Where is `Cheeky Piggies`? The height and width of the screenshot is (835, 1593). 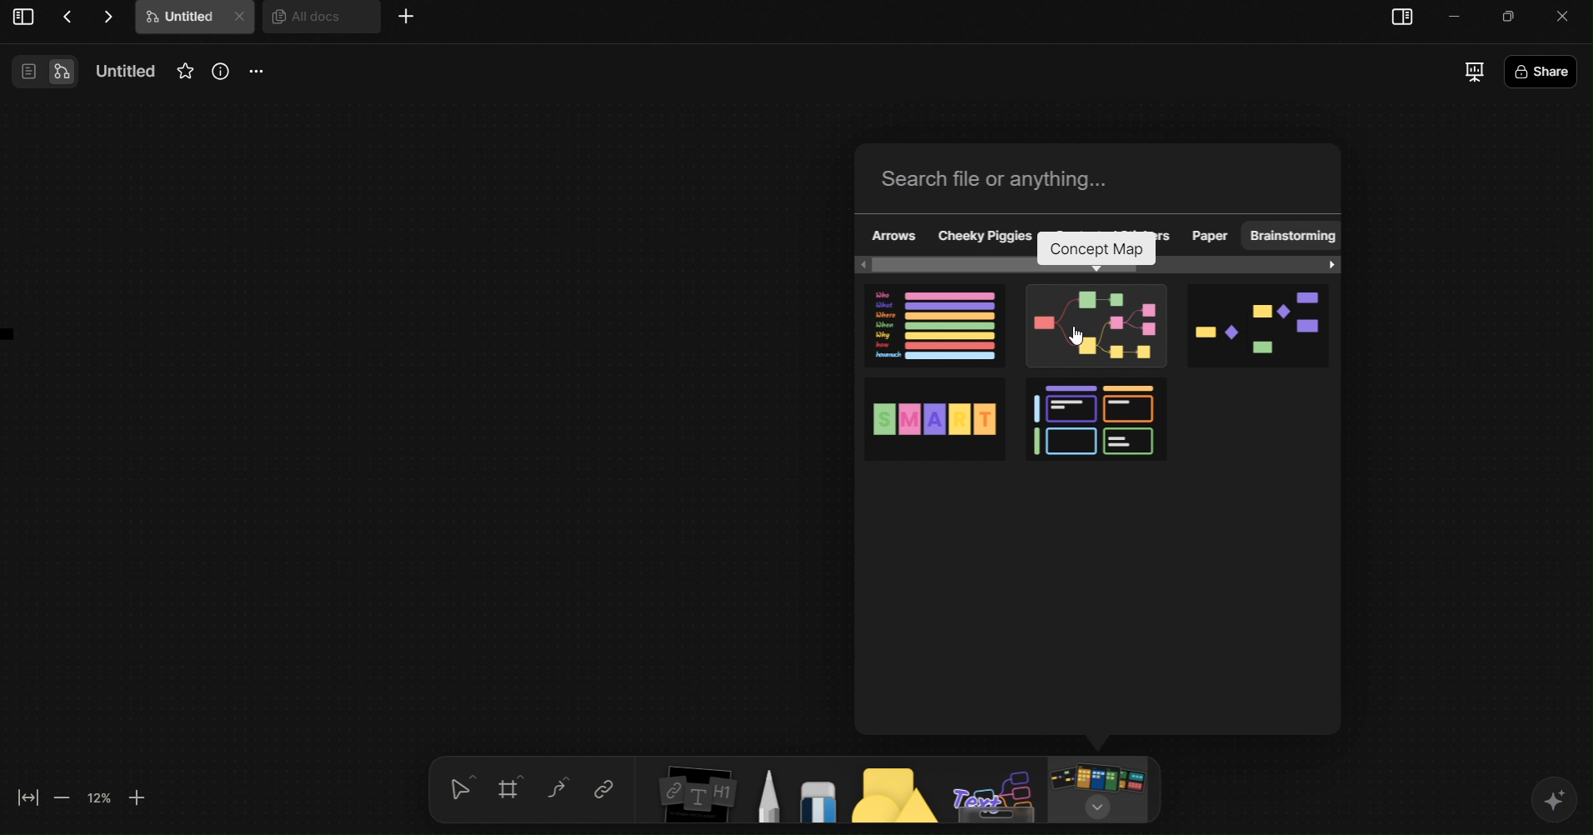 Cheeky Piggies is located at coordinates (988, 237).